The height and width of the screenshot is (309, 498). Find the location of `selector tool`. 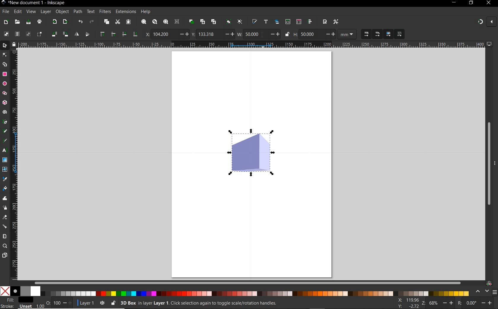

selector tool is located at coordinates (5, 46).